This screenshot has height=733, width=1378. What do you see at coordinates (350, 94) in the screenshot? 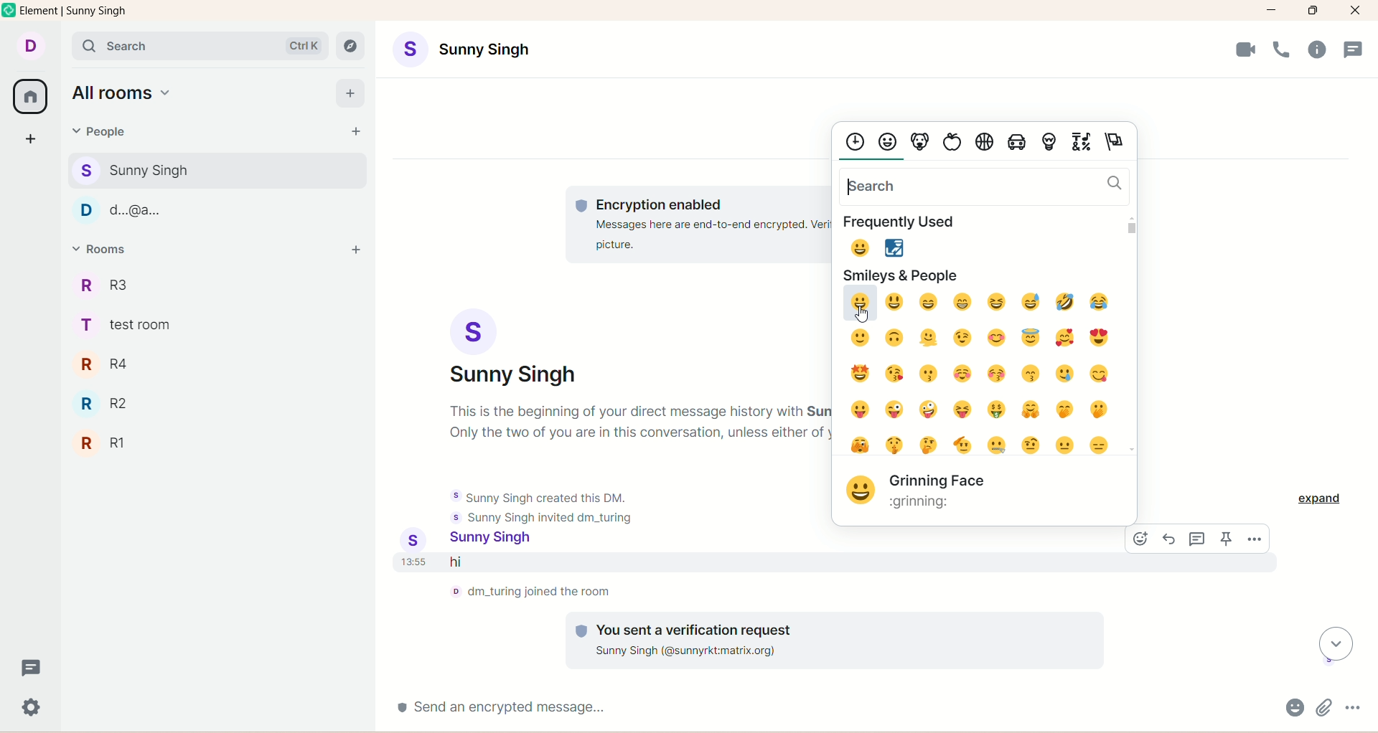
I see `add` at bounding box center [350, 94].